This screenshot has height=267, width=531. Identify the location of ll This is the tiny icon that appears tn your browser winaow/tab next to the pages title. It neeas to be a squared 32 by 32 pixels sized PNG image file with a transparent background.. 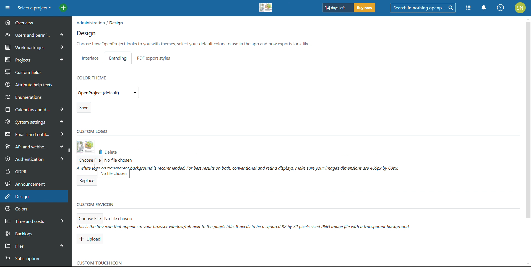
(248, 226).